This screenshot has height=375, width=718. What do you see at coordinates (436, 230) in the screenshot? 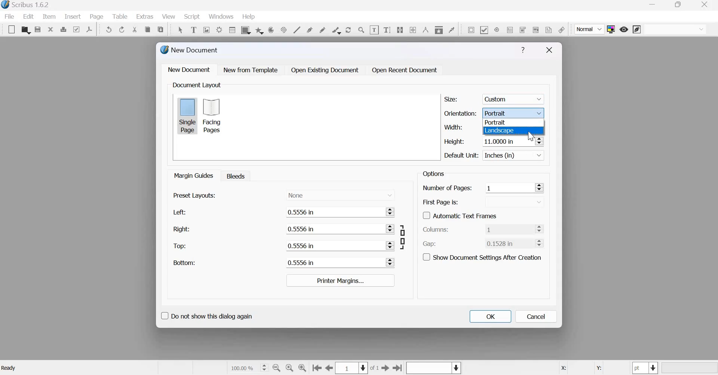
I see `Columns:` at bounding box center [436, 230].